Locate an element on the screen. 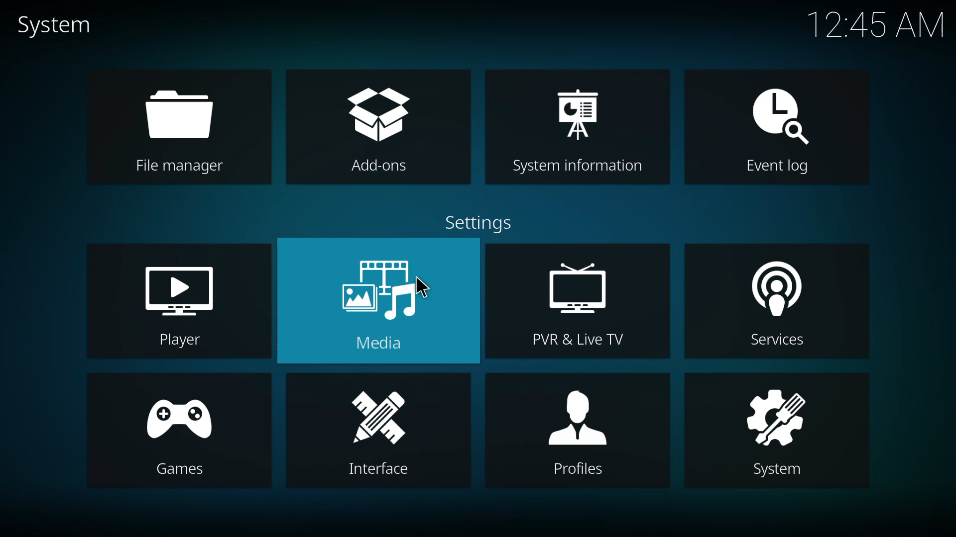 The width and height of the screenshot is (956, 537). settings is located at coordinates (479, 224).